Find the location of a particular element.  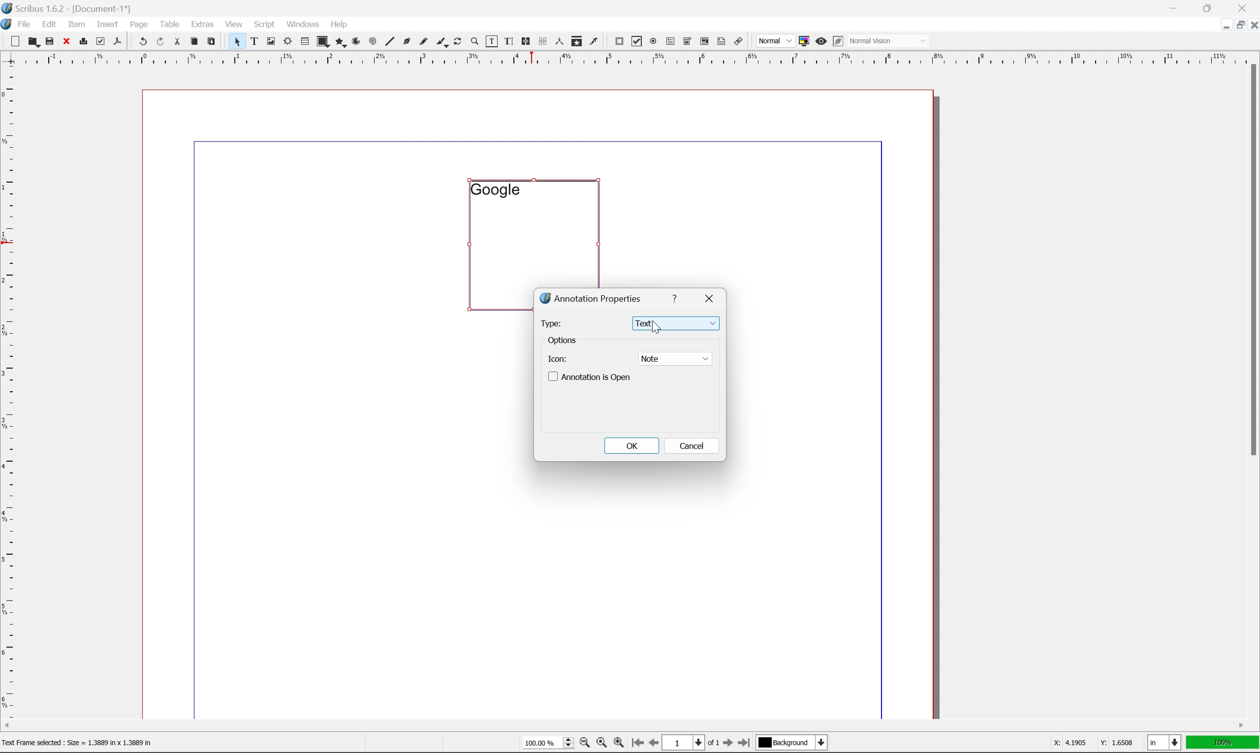

pdf radio button is located at coordinates (651, 42).